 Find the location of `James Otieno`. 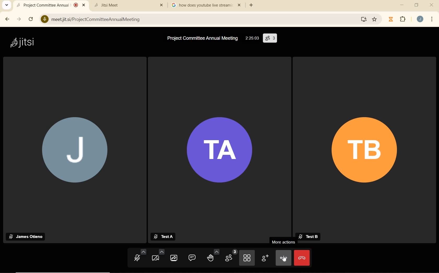

James Otieno is located at coordinates (27, 236).